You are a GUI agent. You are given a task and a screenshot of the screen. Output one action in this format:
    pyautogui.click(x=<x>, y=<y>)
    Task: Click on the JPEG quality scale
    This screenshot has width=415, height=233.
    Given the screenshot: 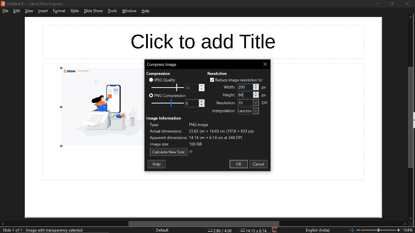 What is the action you would take?
    pyautogui.click(x=168, y=104)
    